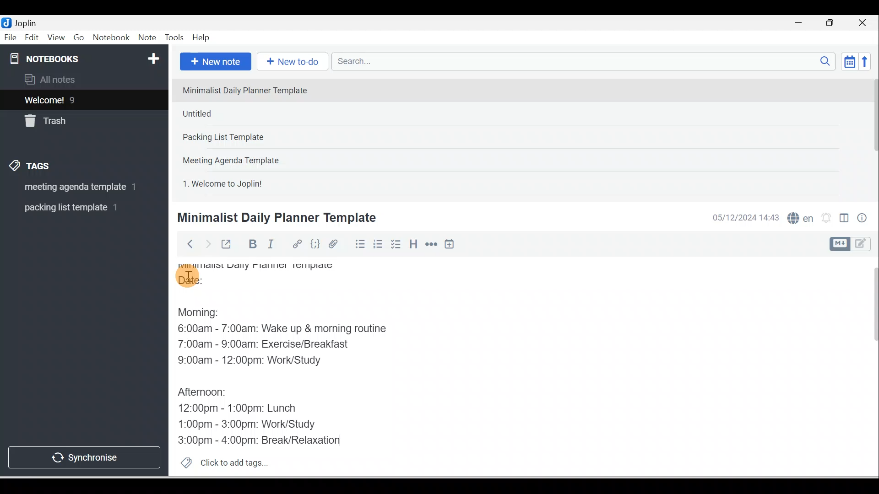  Describe the element at coordinates (872, 135) in the screenshot. I see `Scroll bar` at that location.